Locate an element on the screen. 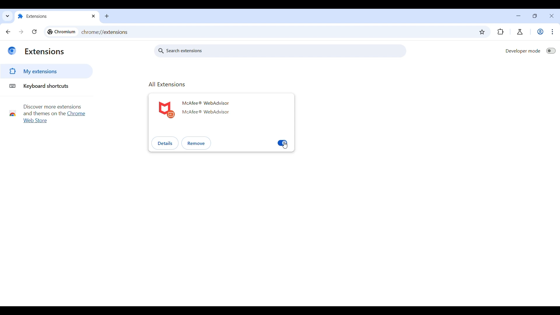 The height and width of the screenshot is (315, 560). Extension active on browser after clicking on Toggle is located at coordinates (501, 32).